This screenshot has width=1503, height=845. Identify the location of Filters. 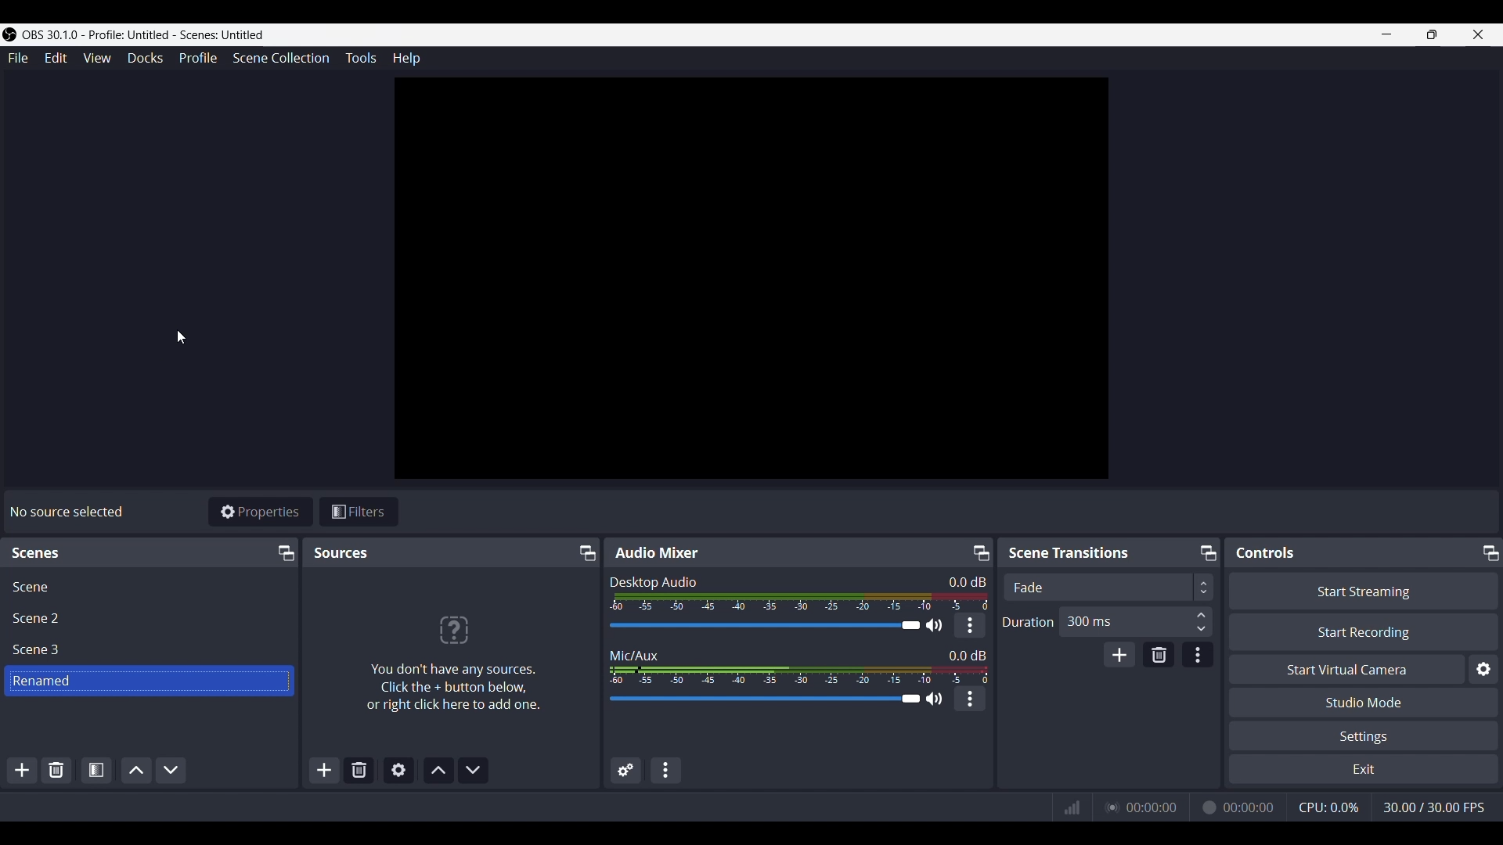
(359, 511).